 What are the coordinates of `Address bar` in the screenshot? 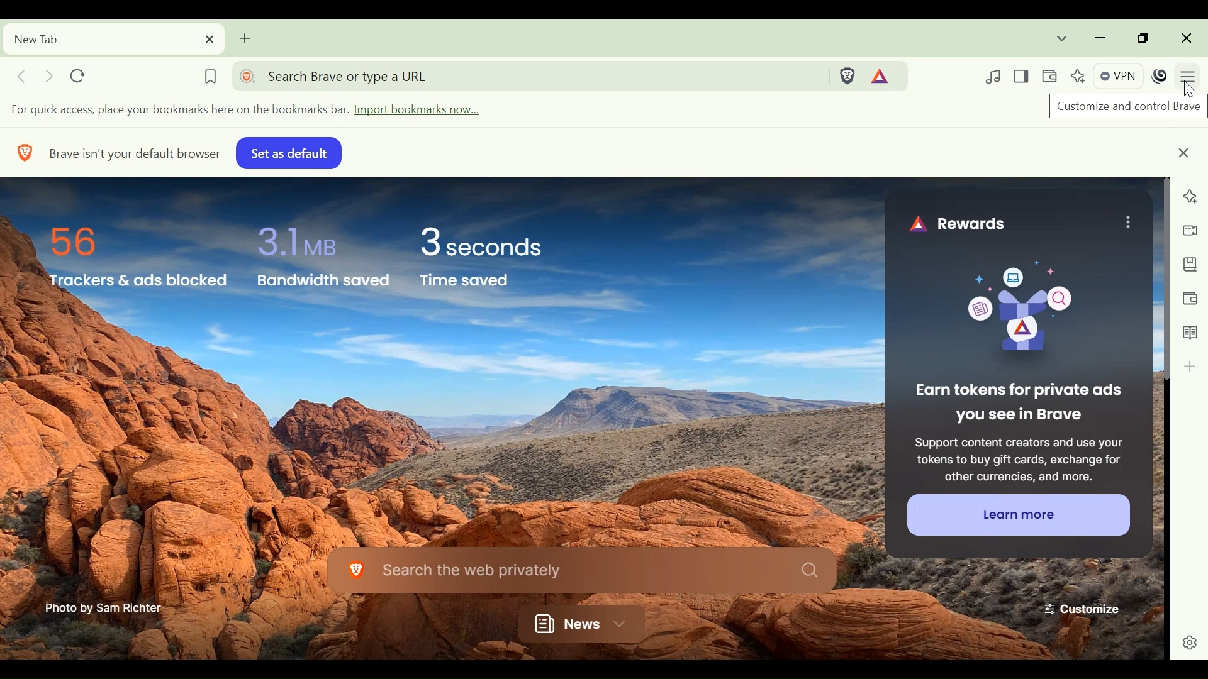 It's located at (530, 75).